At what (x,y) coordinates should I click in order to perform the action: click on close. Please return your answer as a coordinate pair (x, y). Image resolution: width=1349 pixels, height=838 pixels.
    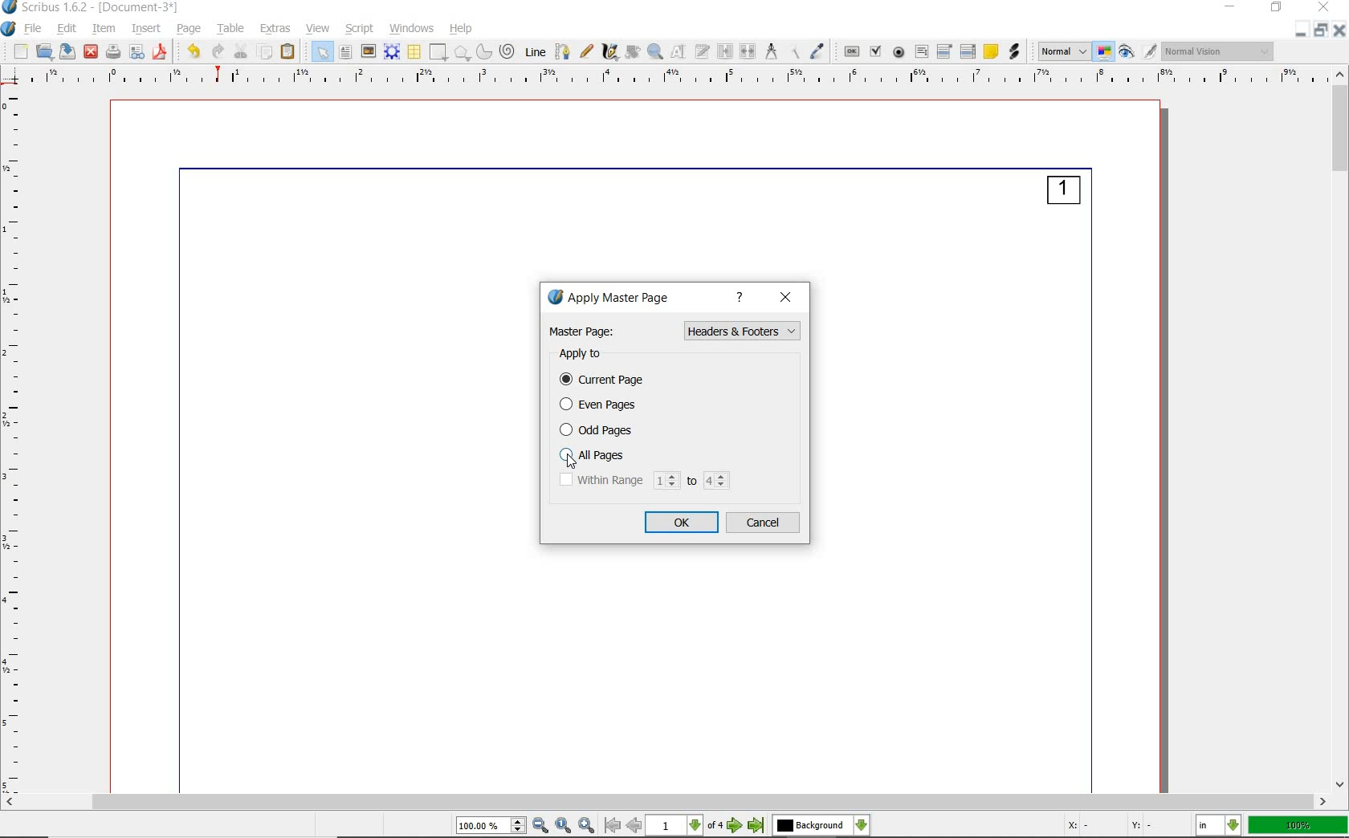
    Looking at the image, I should click on (786, 299).